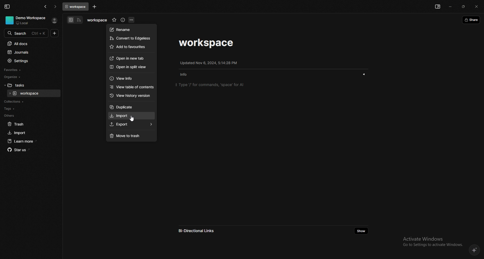  What do you see at coordinates (477, 7) in the screenshot?
I see `close` at bounding box center [477, 7].